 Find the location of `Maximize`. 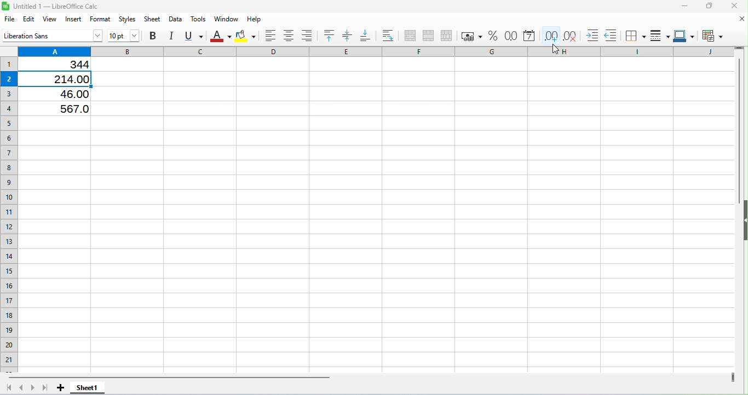

Maximize is located at coordinates (709, 7).